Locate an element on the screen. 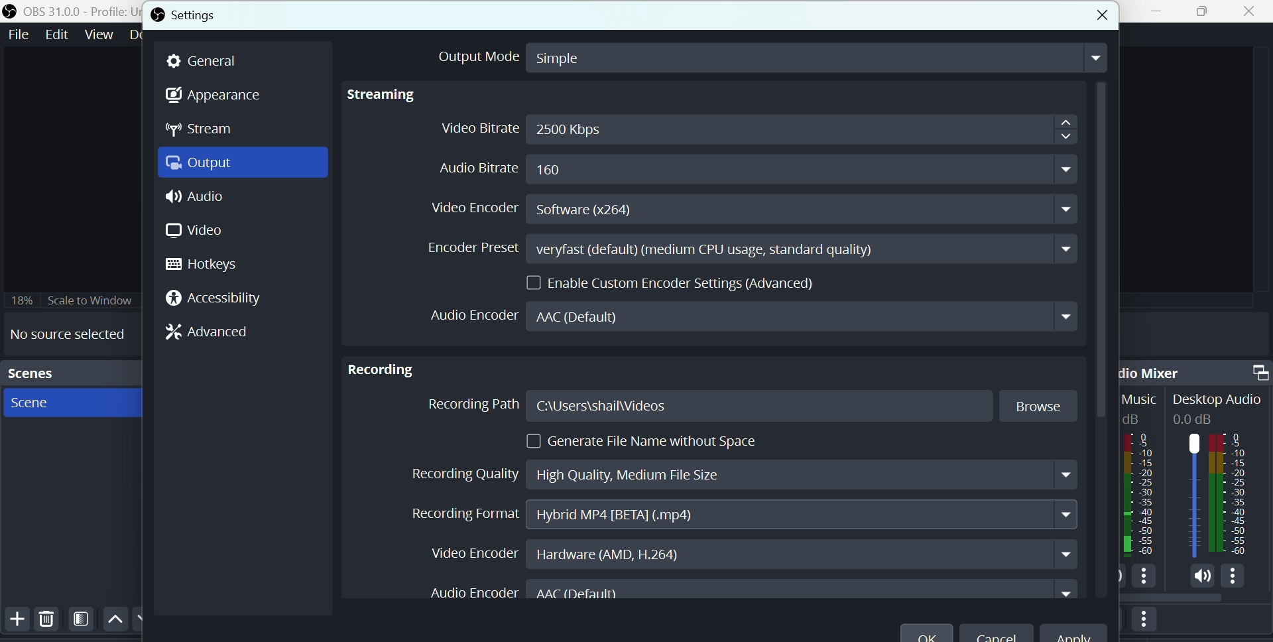 The image size is (1273, 642). file is located at coordinates (17, 38).